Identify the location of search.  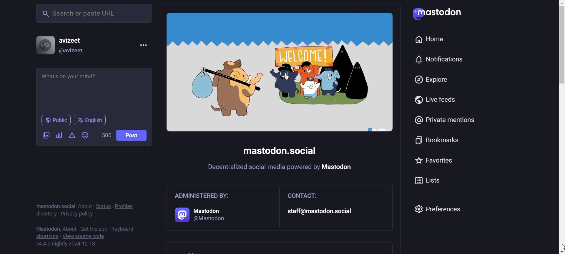
(93, 12).